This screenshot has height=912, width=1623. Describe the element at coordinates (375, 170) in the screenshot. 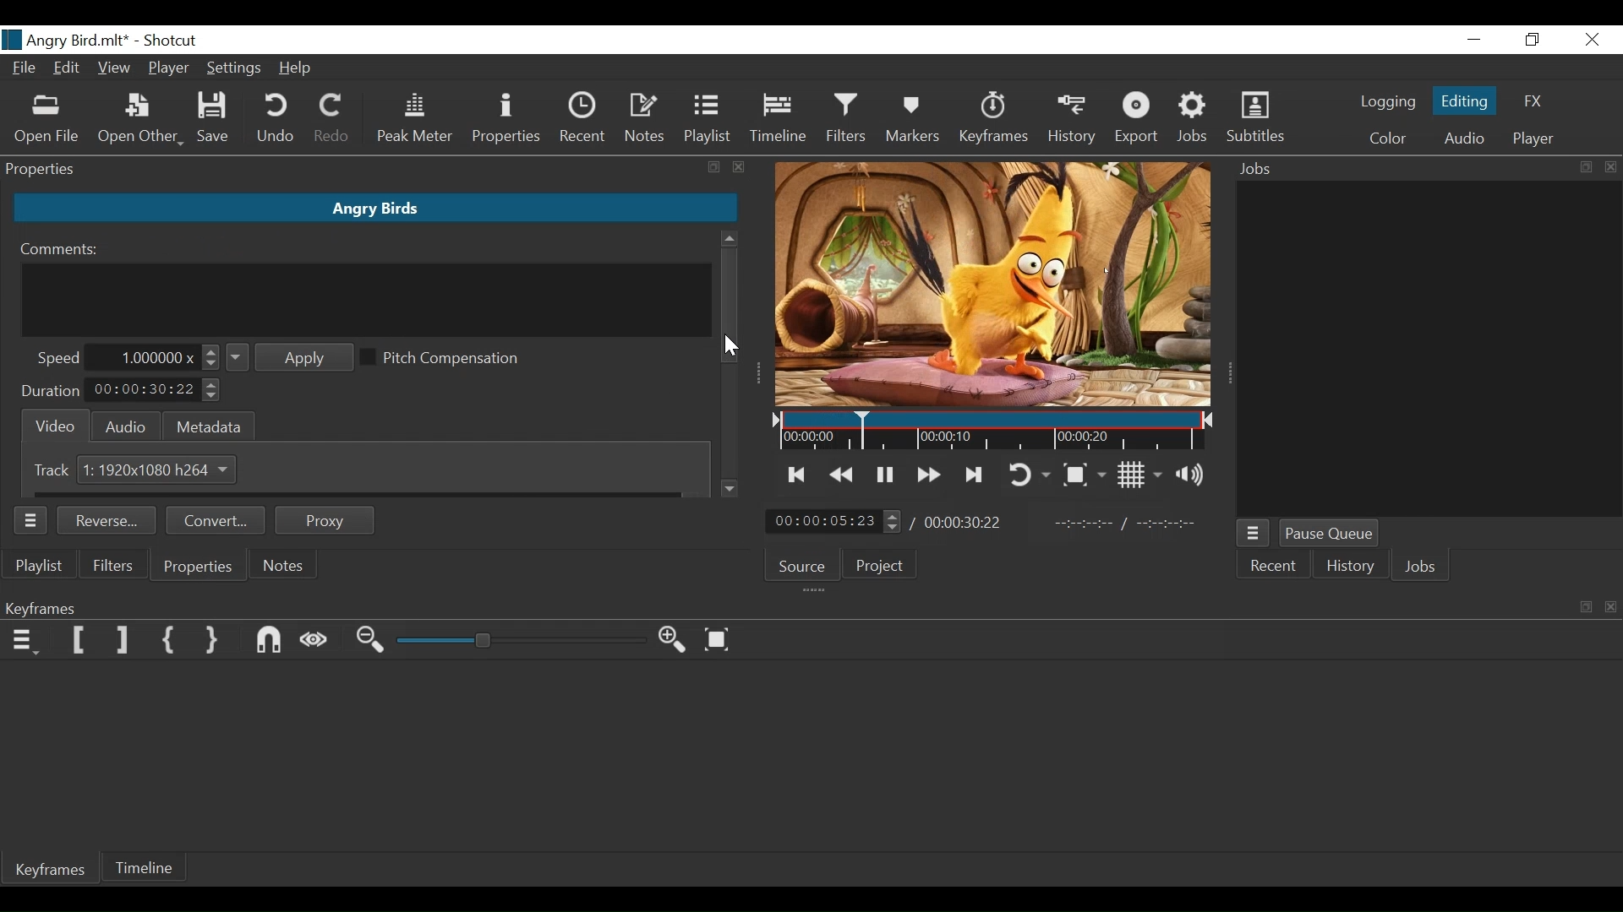

I see `Properties Panel` at that location.